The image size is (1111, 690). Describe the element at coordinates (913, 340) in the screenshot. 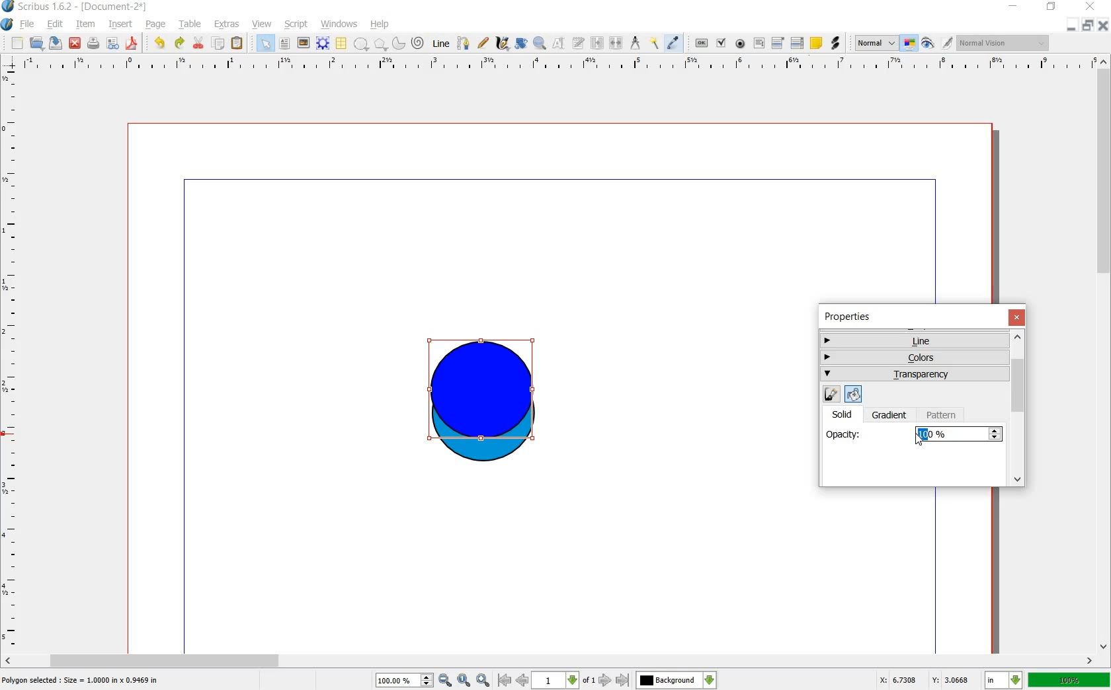

I see `line` at that location.